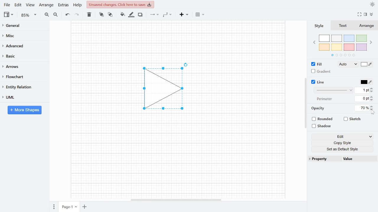 Image resolution: width=378 pixels, height=212 pixels. Describe the element at coordinates (29, 15) in the screenshot. I see `Zoom` at that location.